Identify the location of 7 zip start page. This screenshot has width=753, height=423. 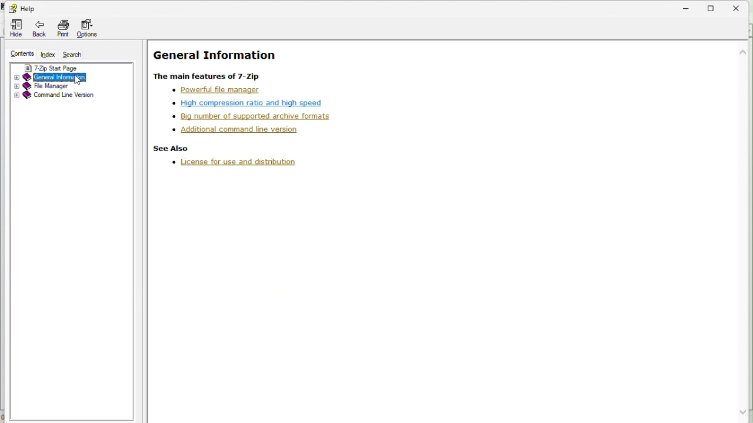
(54, 68).